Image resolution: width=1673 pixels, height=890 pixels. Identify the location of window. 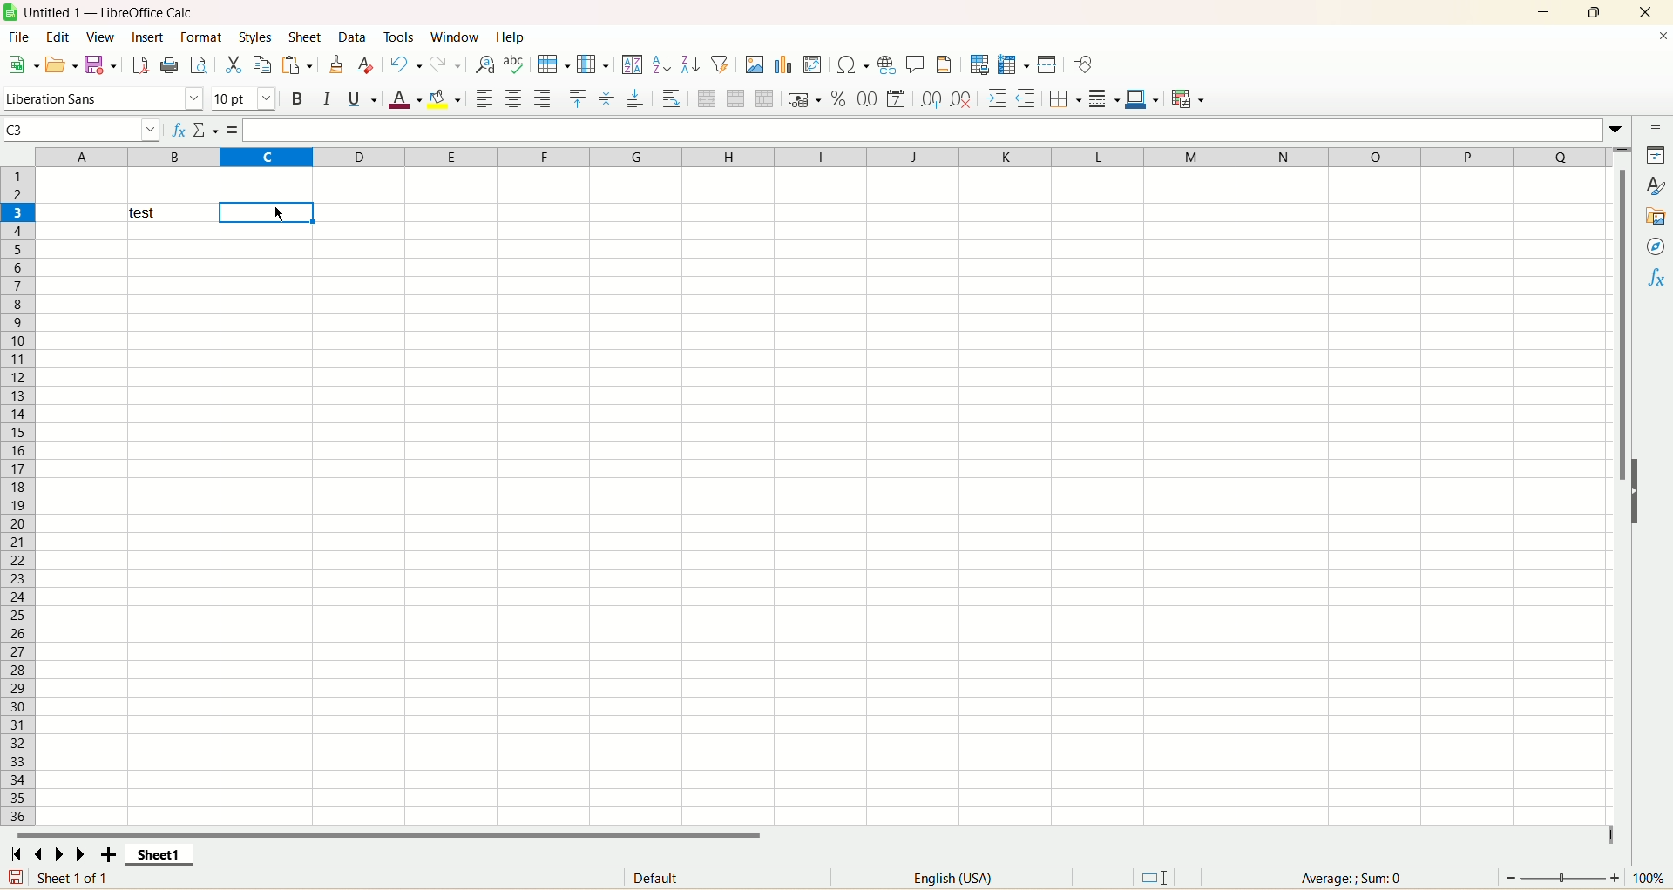
(458, 37).